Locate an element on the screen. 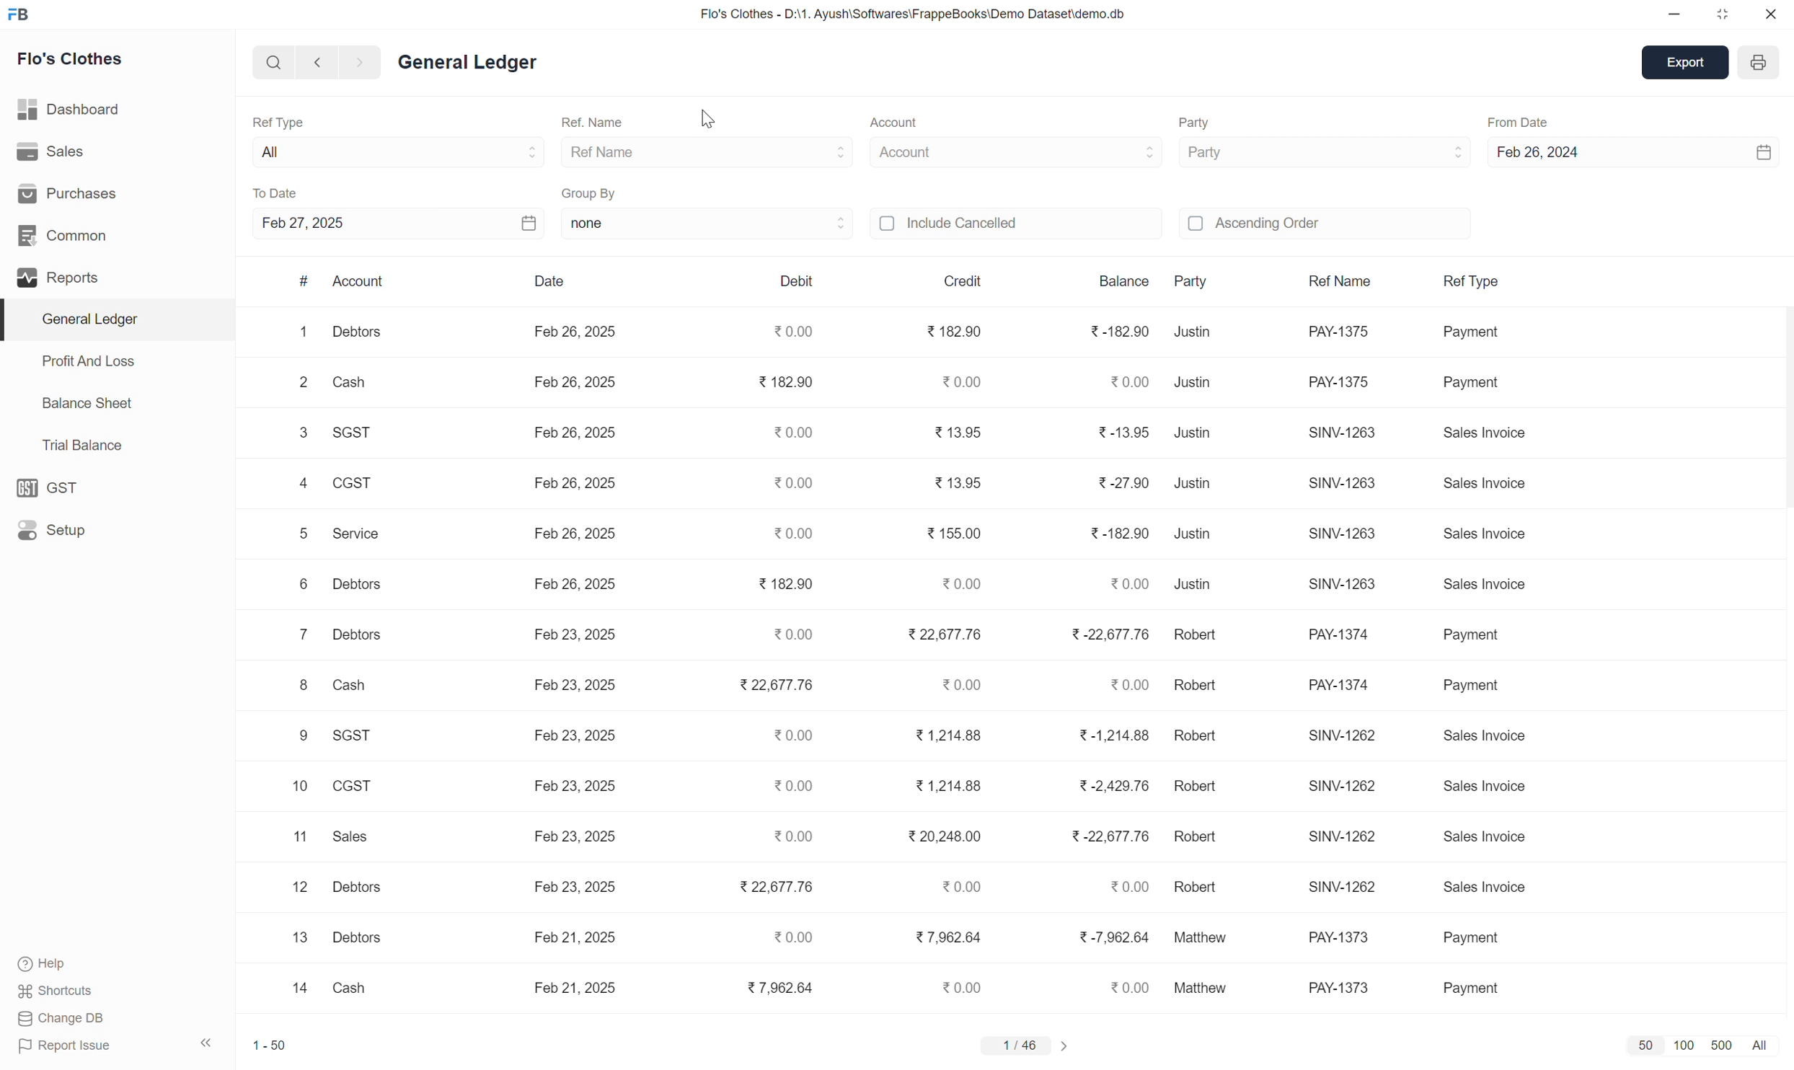 The width and height of the screenshot is (1794, 1070). justin is located at coordinates (1191, 381).